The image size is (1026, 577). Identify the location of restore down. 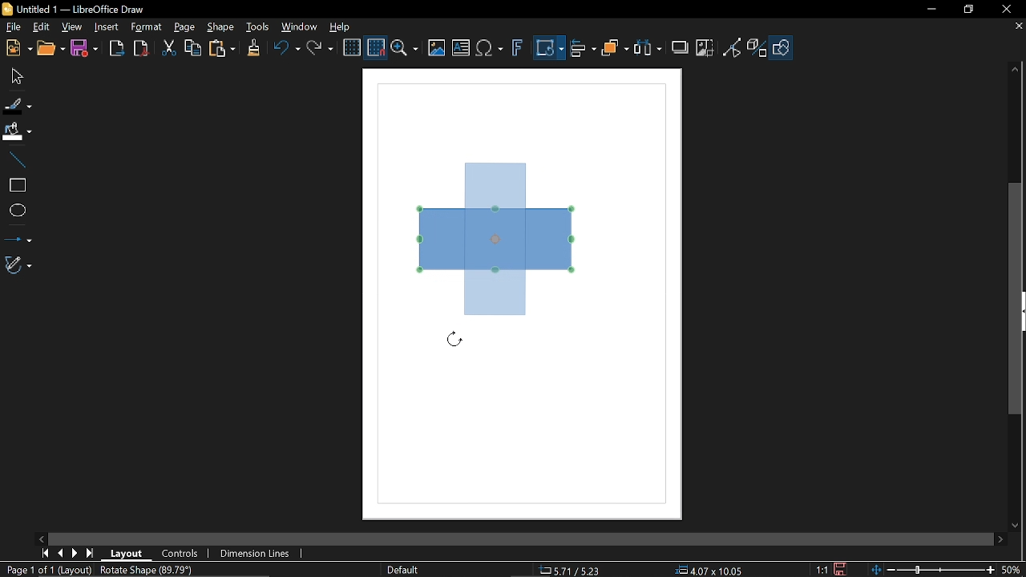
(967, 10).